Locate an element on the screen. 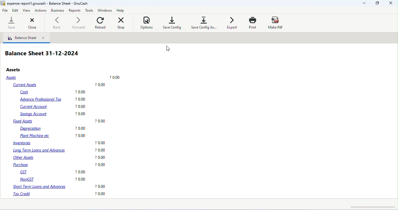 This screenshot has width=398, height=210. long term loan and advances is located at coordinates (59, 150).